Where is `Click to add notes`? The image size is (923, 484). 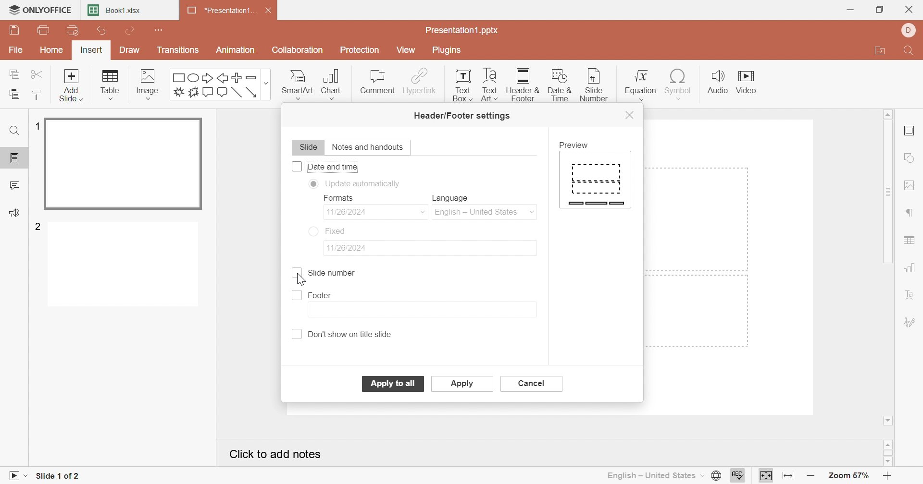
Click to add notes is located at coordinates (278, 456).